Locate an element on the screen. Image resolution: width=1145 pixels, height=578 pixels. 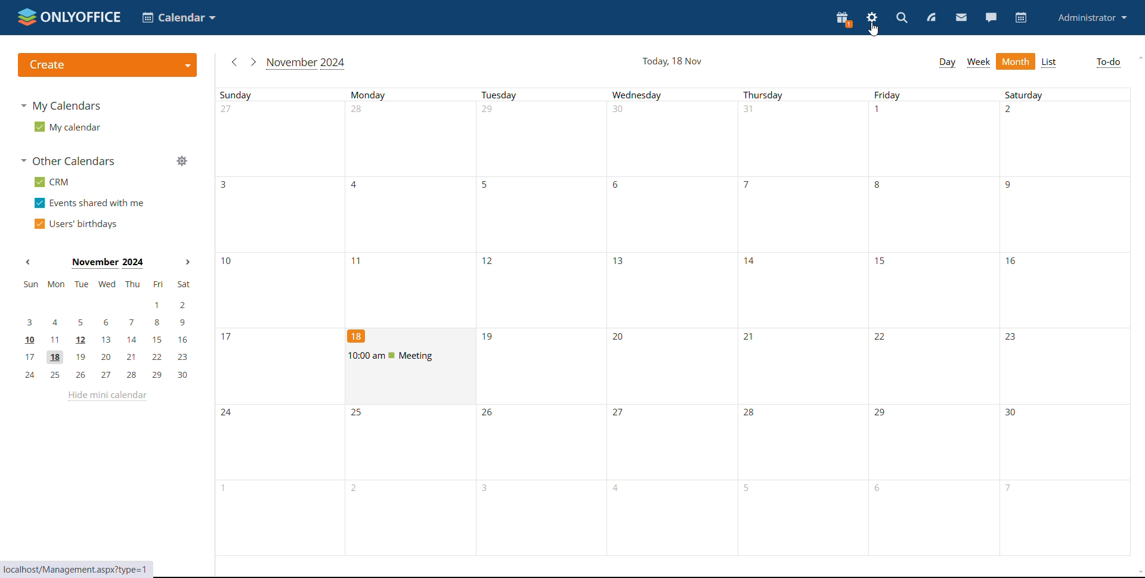
onlyoffice logo is located at coordinates (26, 17).